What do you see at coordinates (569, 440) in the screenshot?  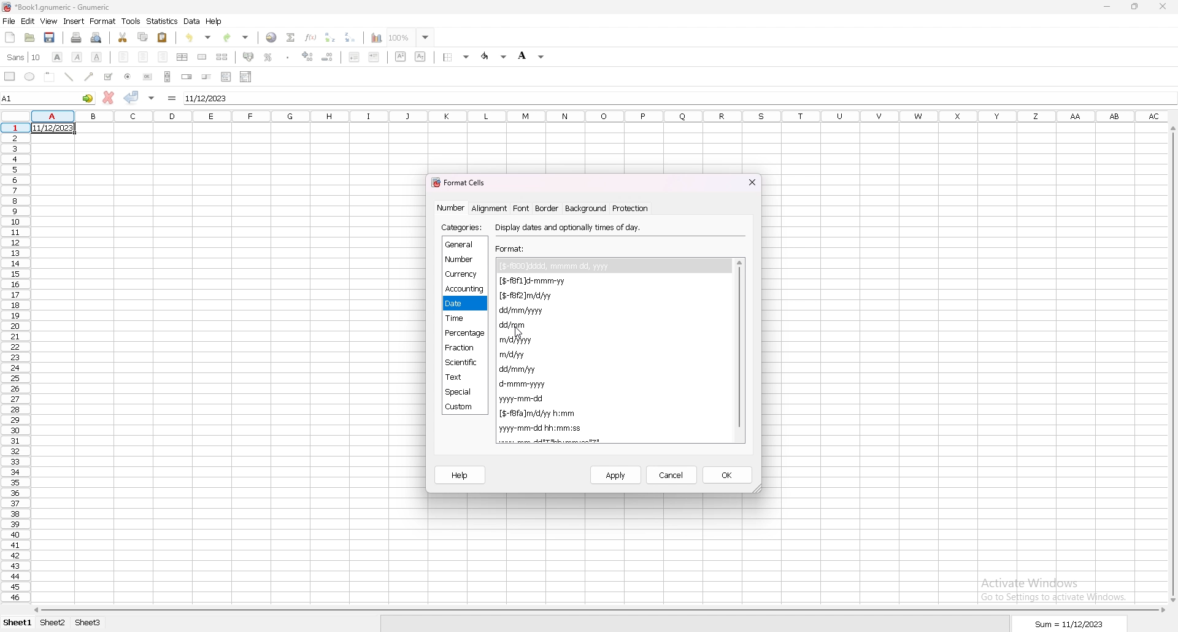 I see `d/m/yyyy` at bounding box center [569, 440].